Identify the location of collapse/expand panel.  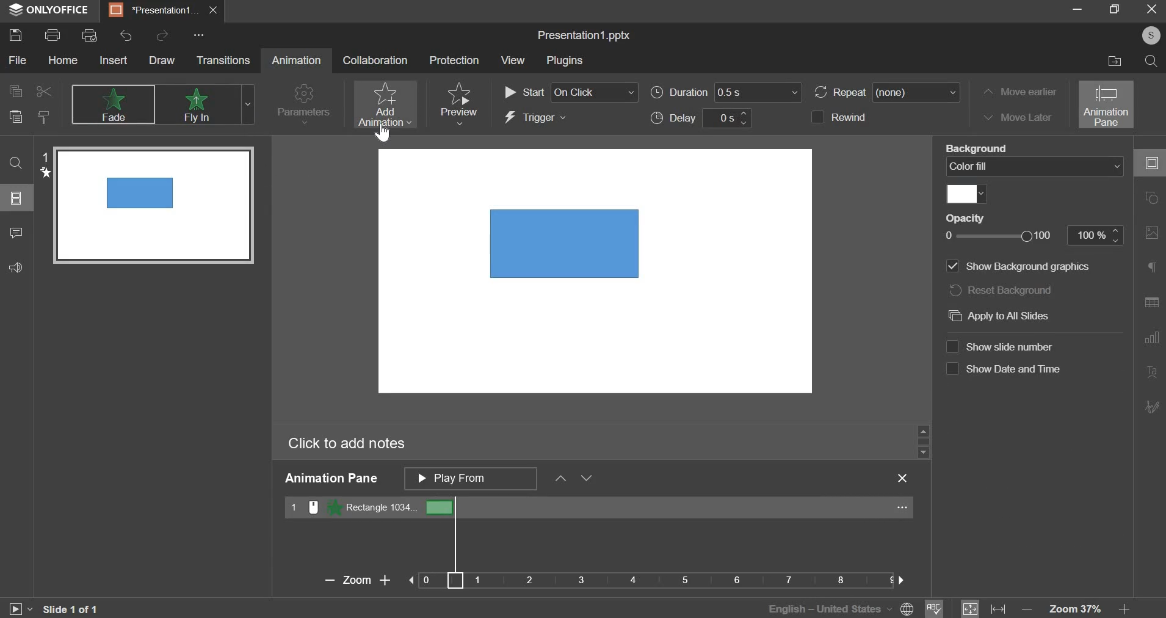
(1148, 162).